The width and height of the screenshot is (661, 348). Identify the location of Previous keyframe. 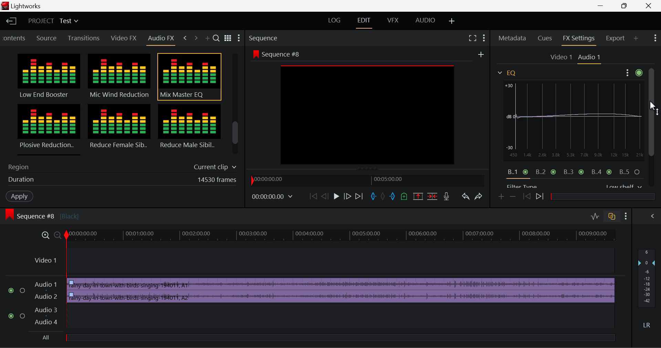
(528, 197).